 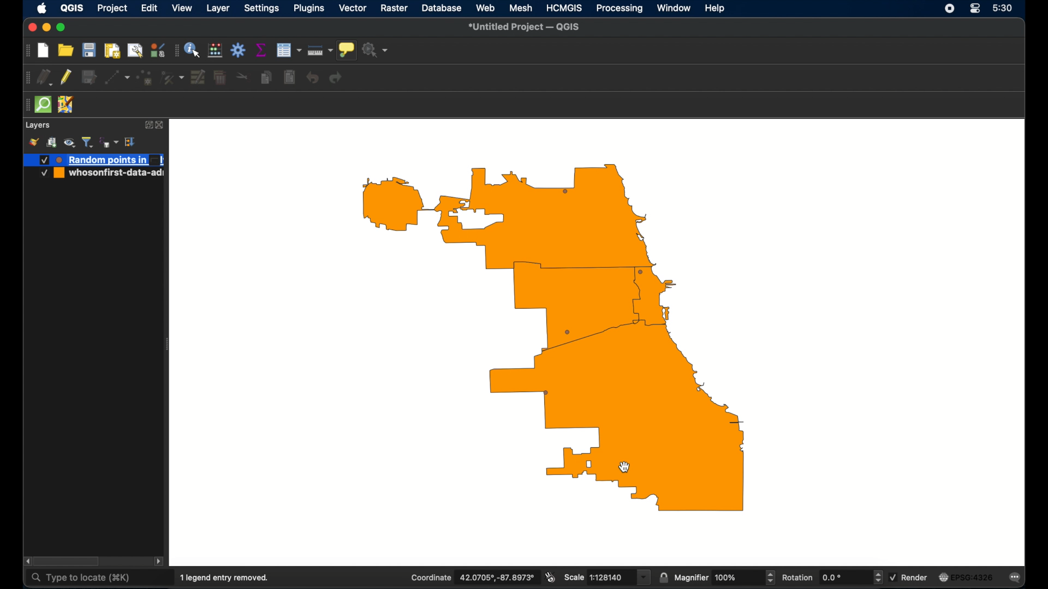 What do you see at coordinates (1003, 8) in the screenshot?
I see `time` at bounding box center [1003, 8].